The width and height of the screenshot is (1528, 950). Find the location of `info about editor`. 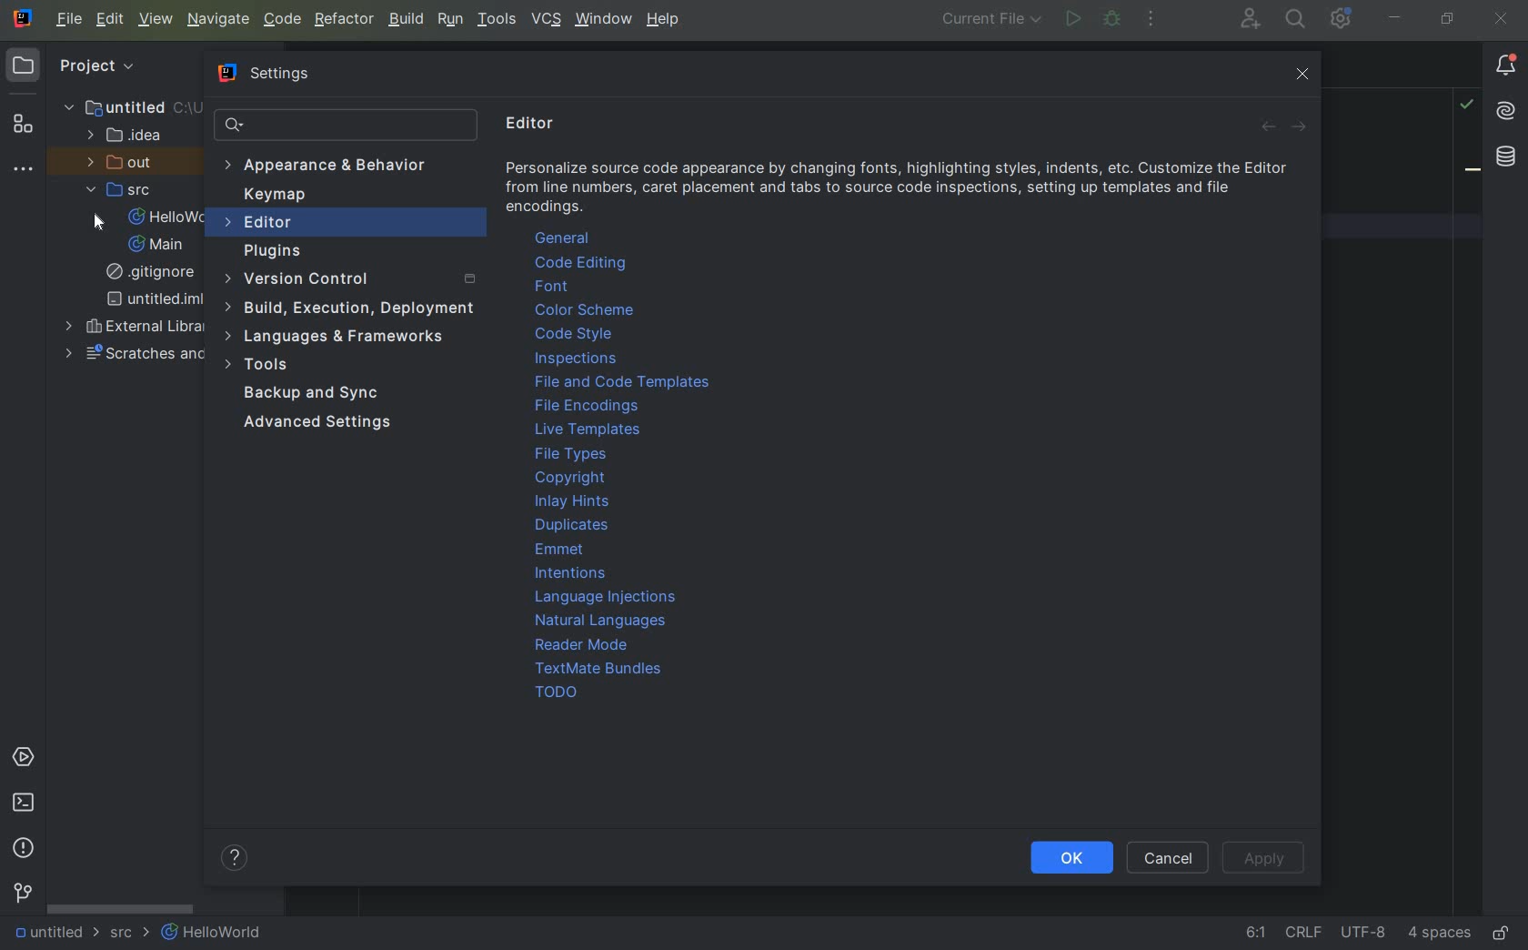

info about editor is located at coordinates (900, 184).